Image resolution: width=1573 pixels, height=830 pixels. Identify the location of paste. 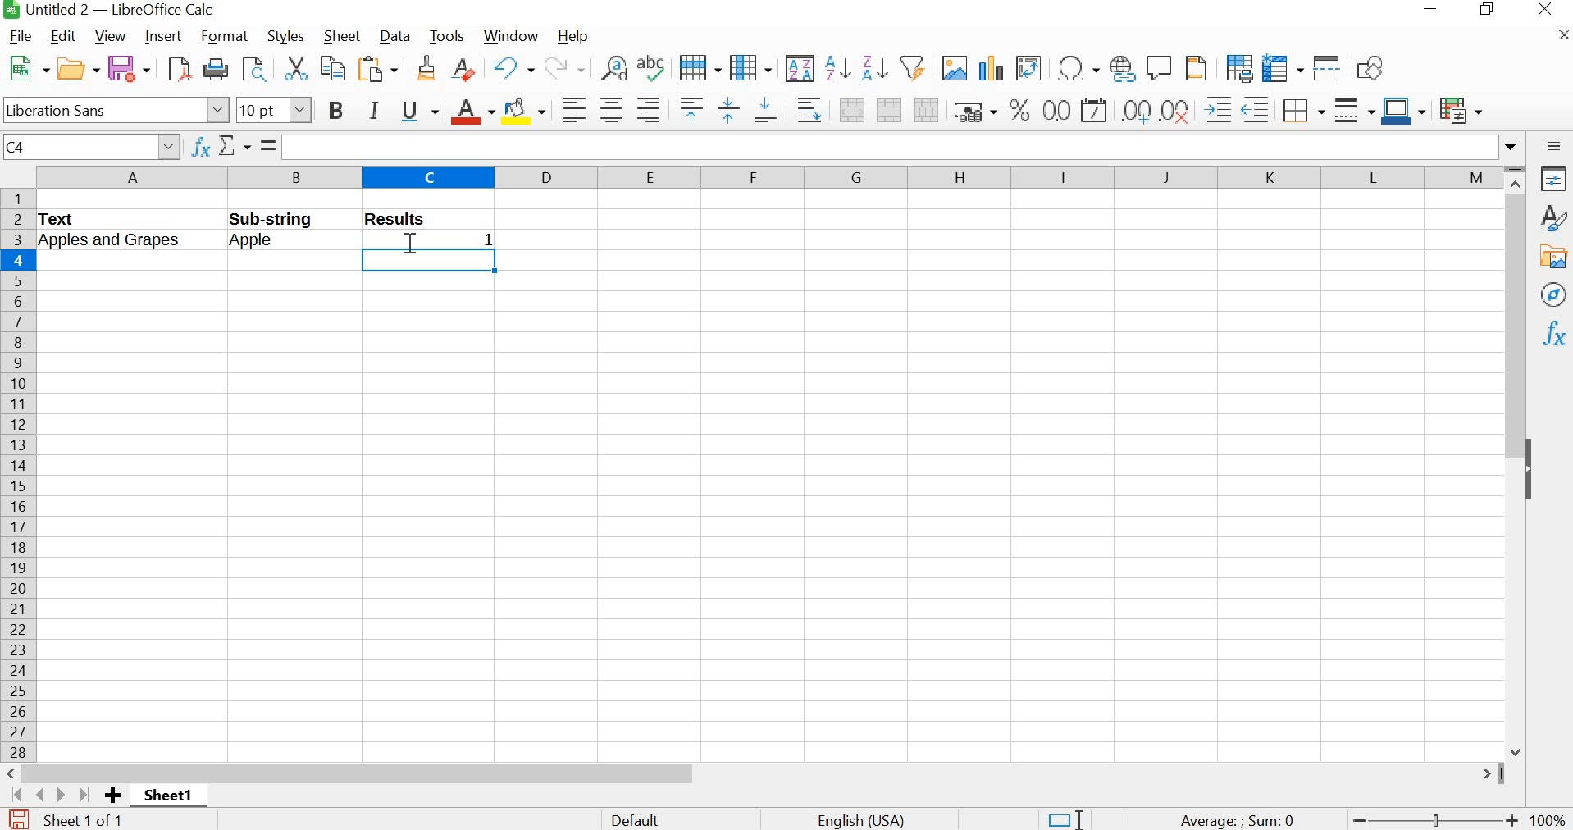
(380, 69).